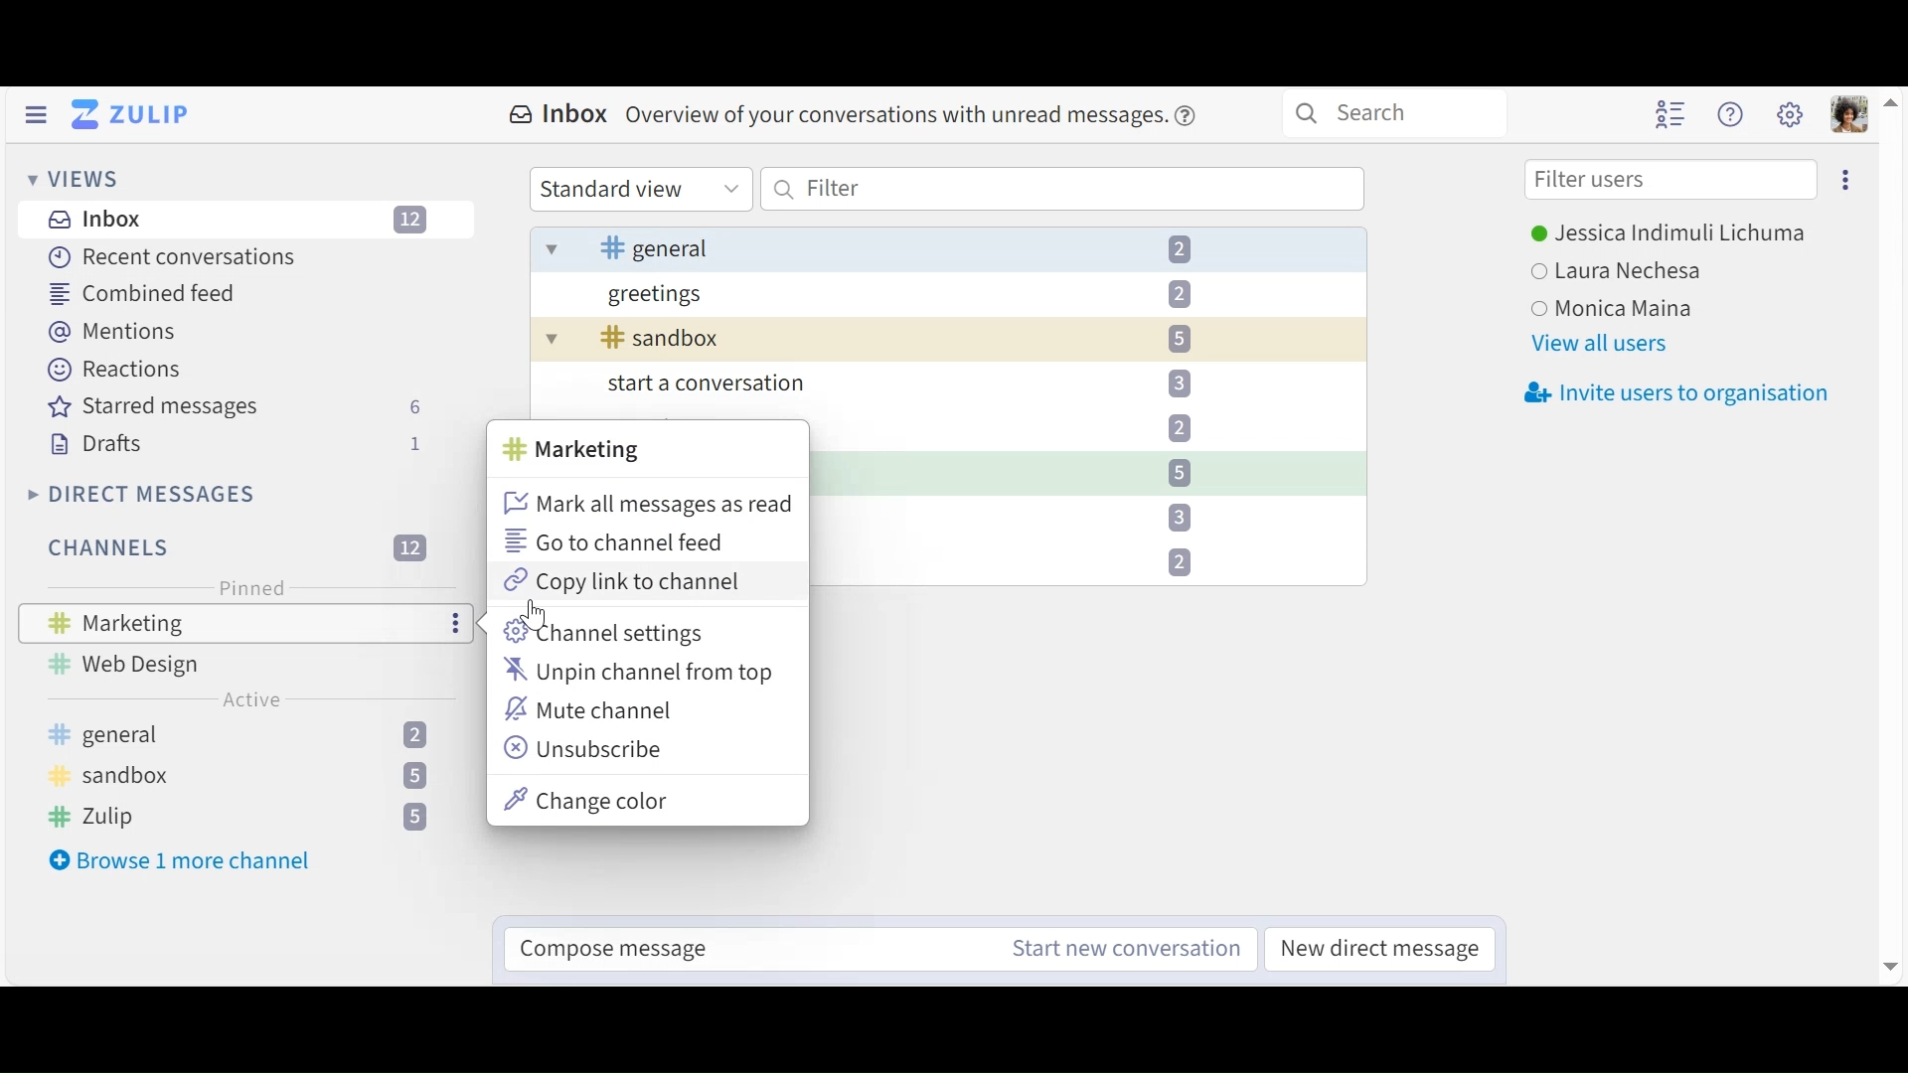 This screenshot has width=1908, height=1073. I want to click on Reaction, so click(114, 368).